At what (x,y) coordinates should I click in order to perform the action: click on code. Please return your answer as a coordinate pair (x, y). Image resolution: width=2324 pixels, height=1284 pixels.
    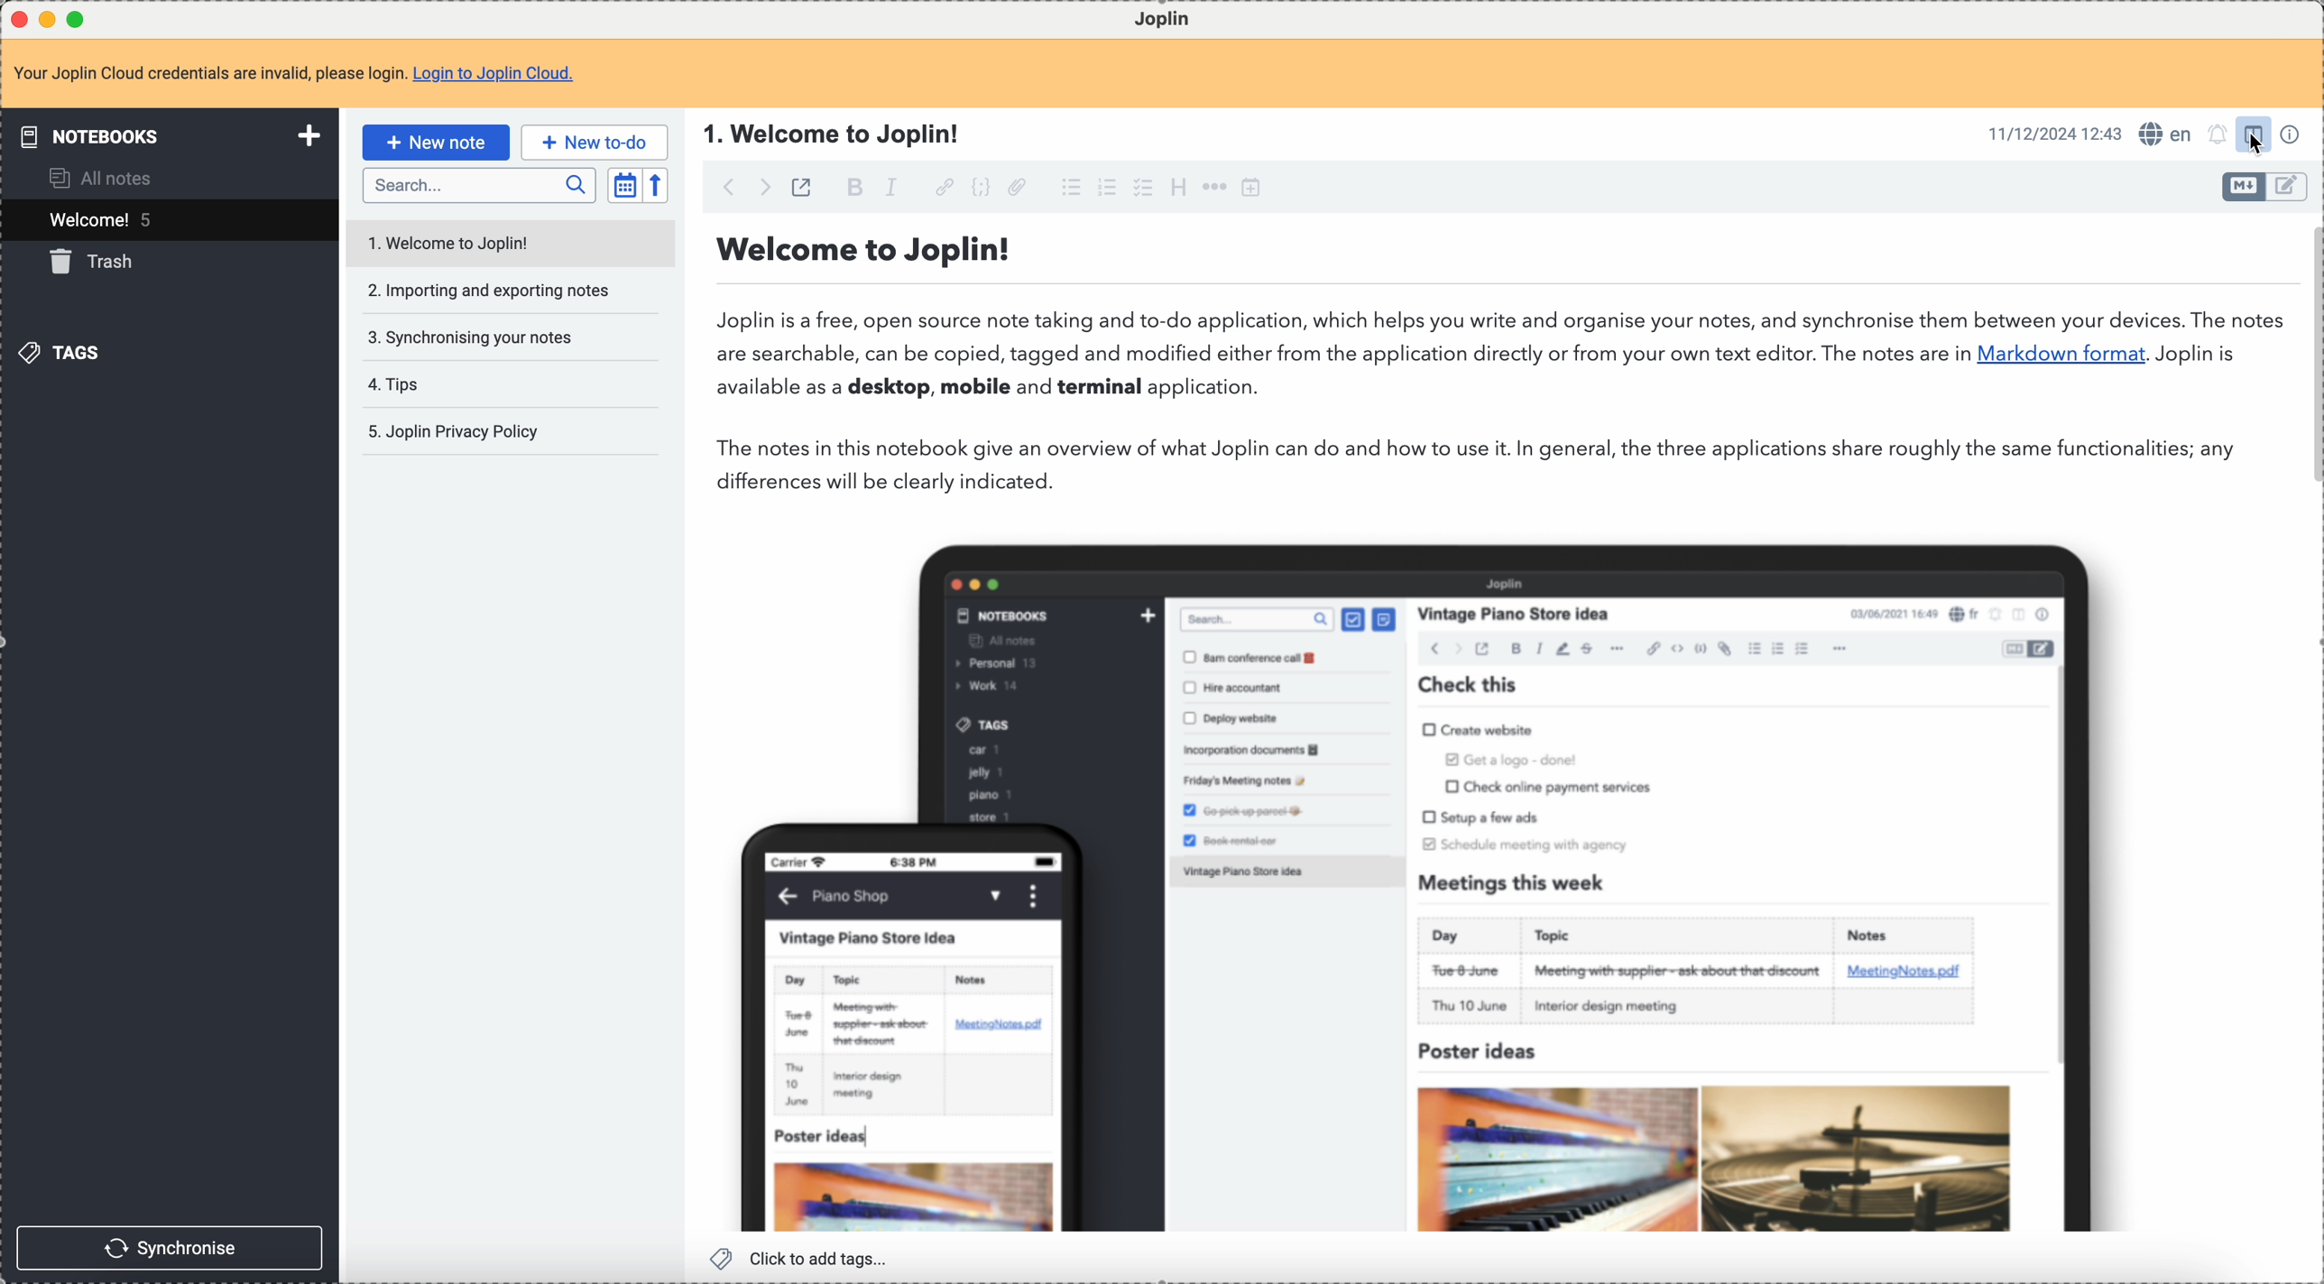
    Looking at the image, I should click on (983, 188).